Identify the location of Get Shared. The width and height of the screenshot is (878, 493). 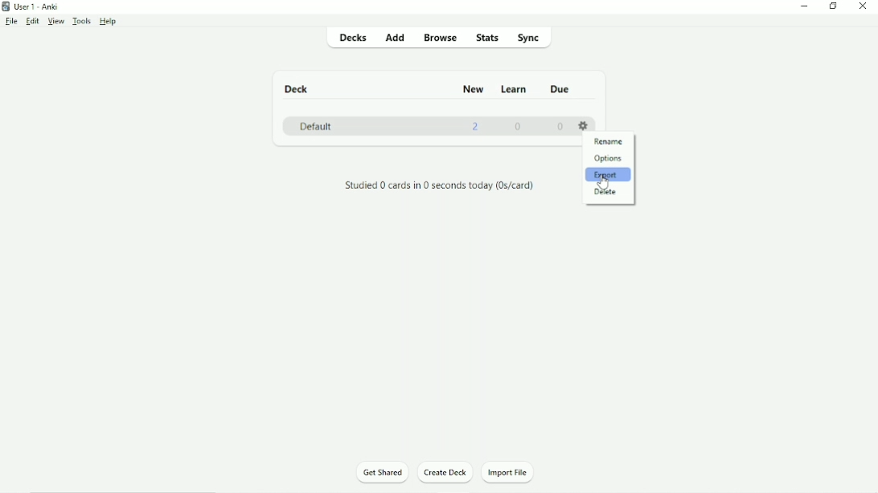
(383, 472).